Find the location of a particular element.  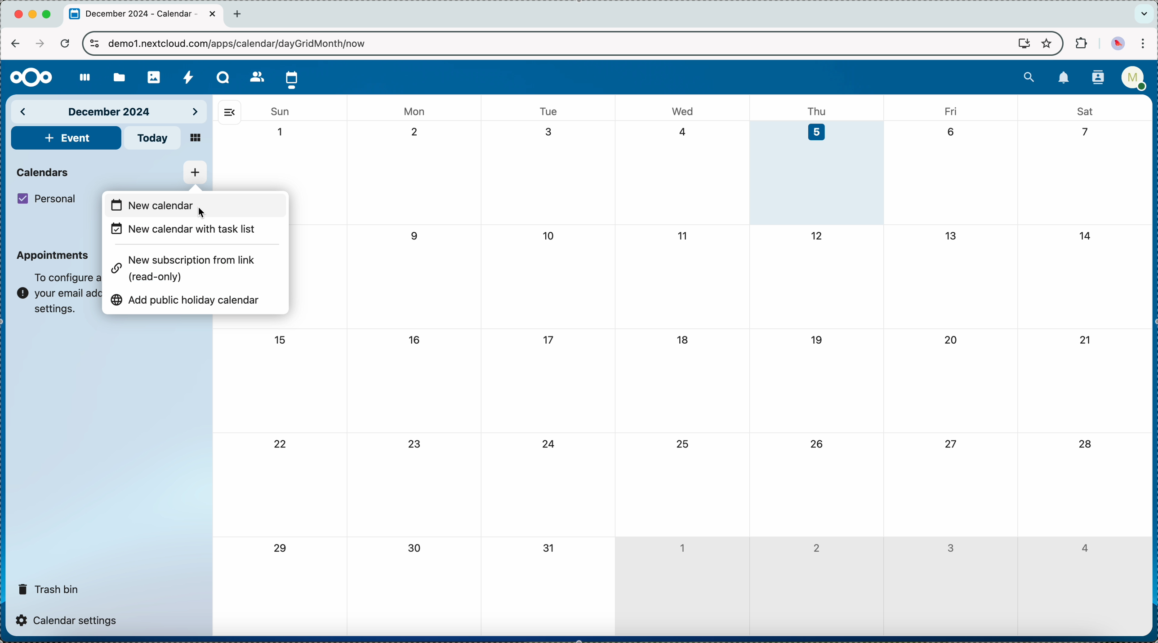

23 is located at coordinates (417, 443).